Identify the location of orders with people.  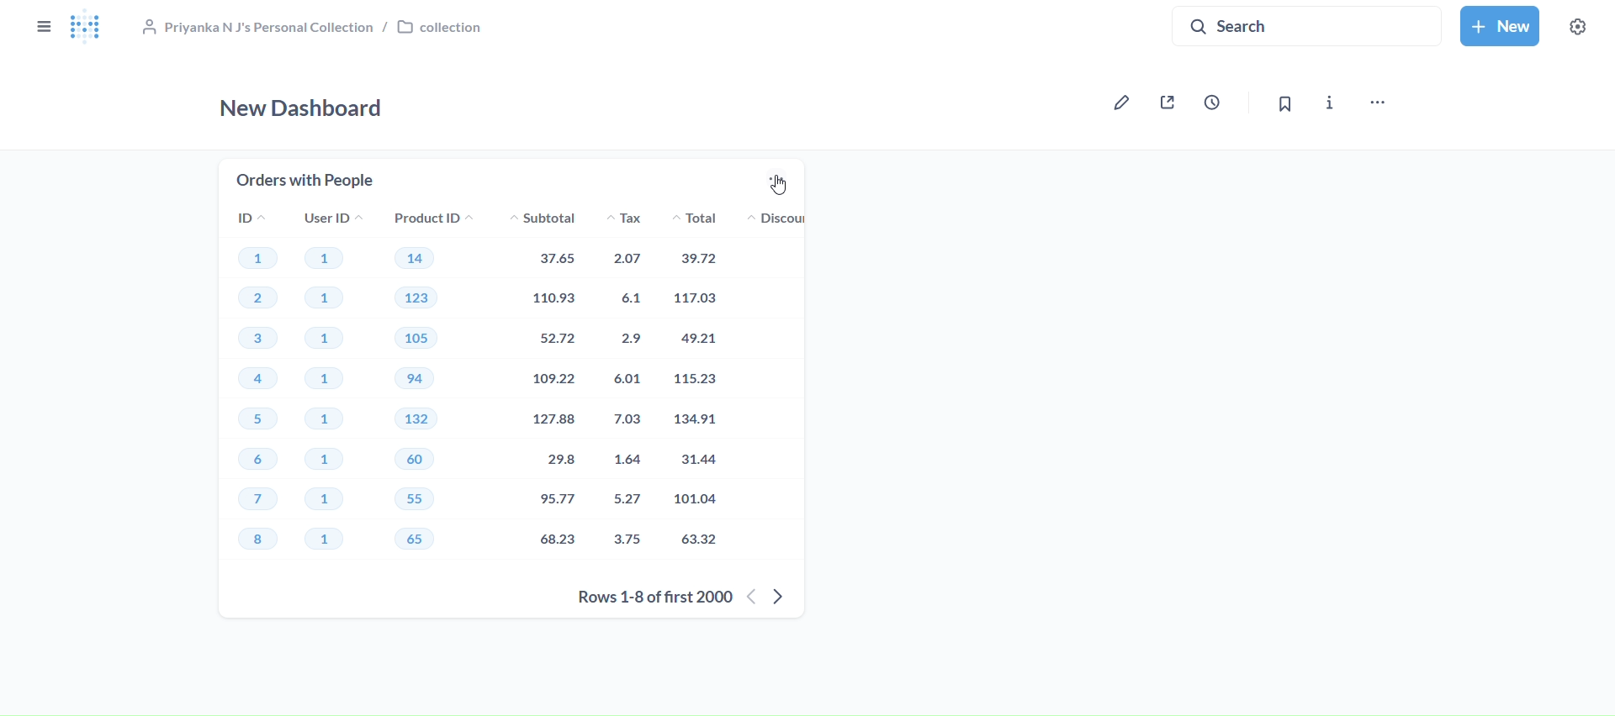
(304, 176).